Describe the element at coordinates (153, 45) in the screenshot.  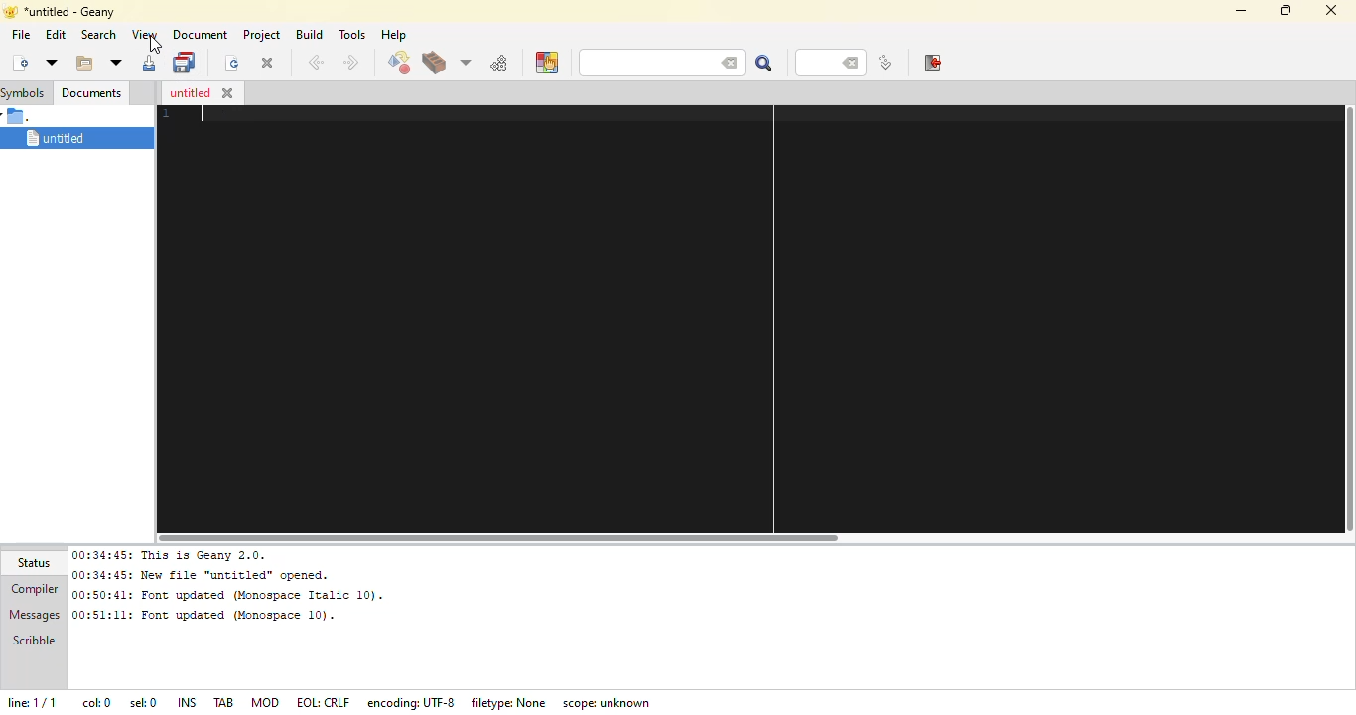
I see `cursor` at that location.